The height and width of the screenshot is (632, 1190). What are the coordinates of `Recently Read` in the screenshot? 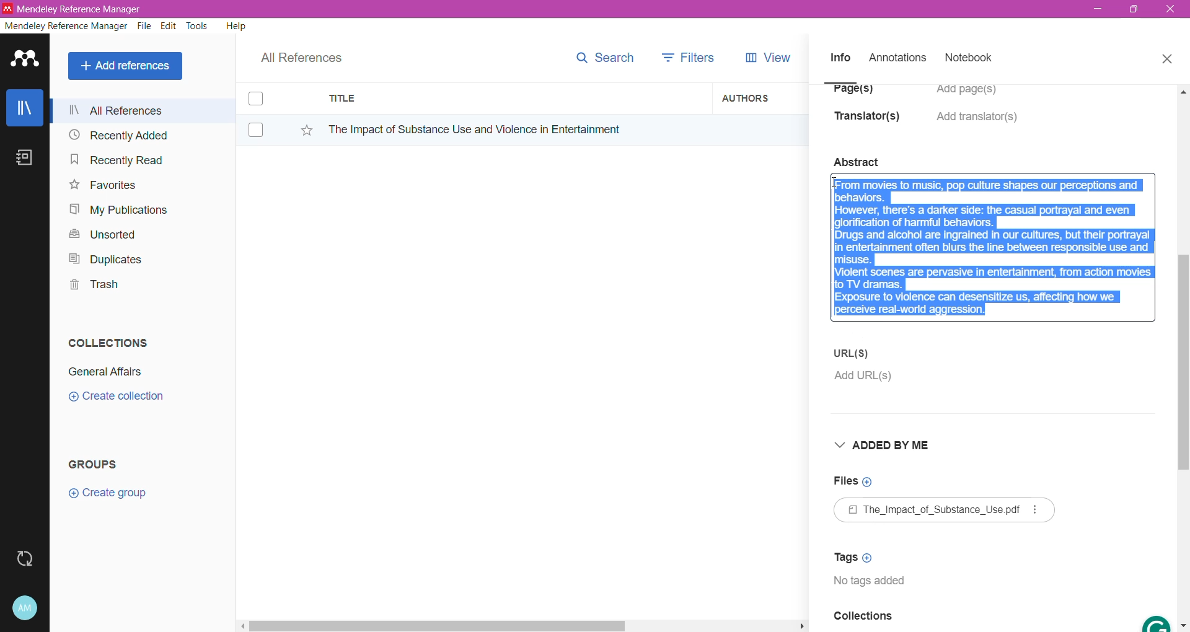 It's located at (117, 159).